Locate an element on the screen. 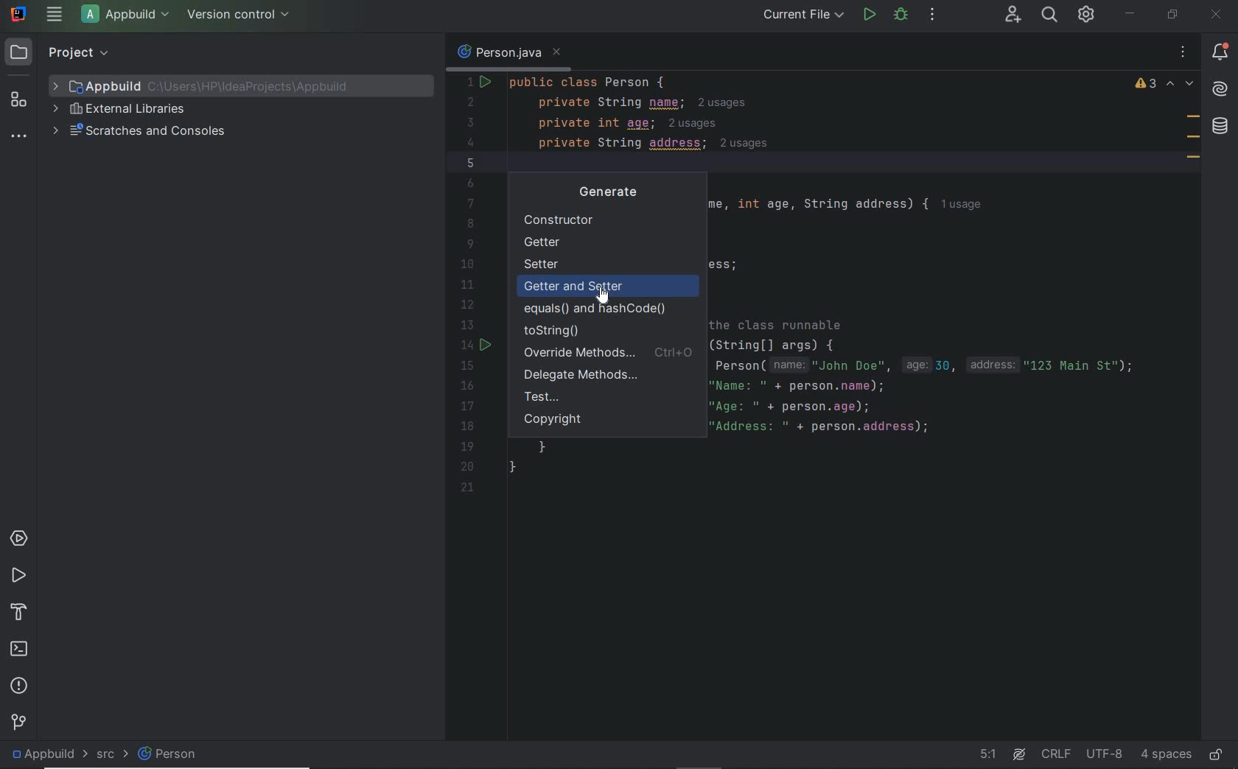  Getter is located at coordinates (552, 243).